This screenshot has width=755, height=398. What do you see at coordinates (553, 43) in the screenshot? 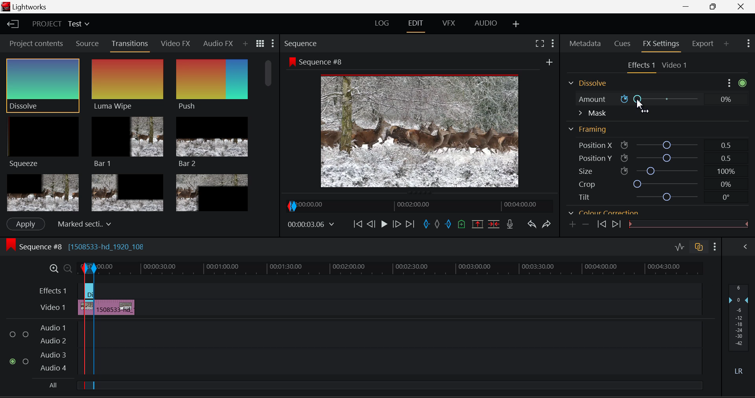
I see `Show Settings` at bounding box center [553, 43].